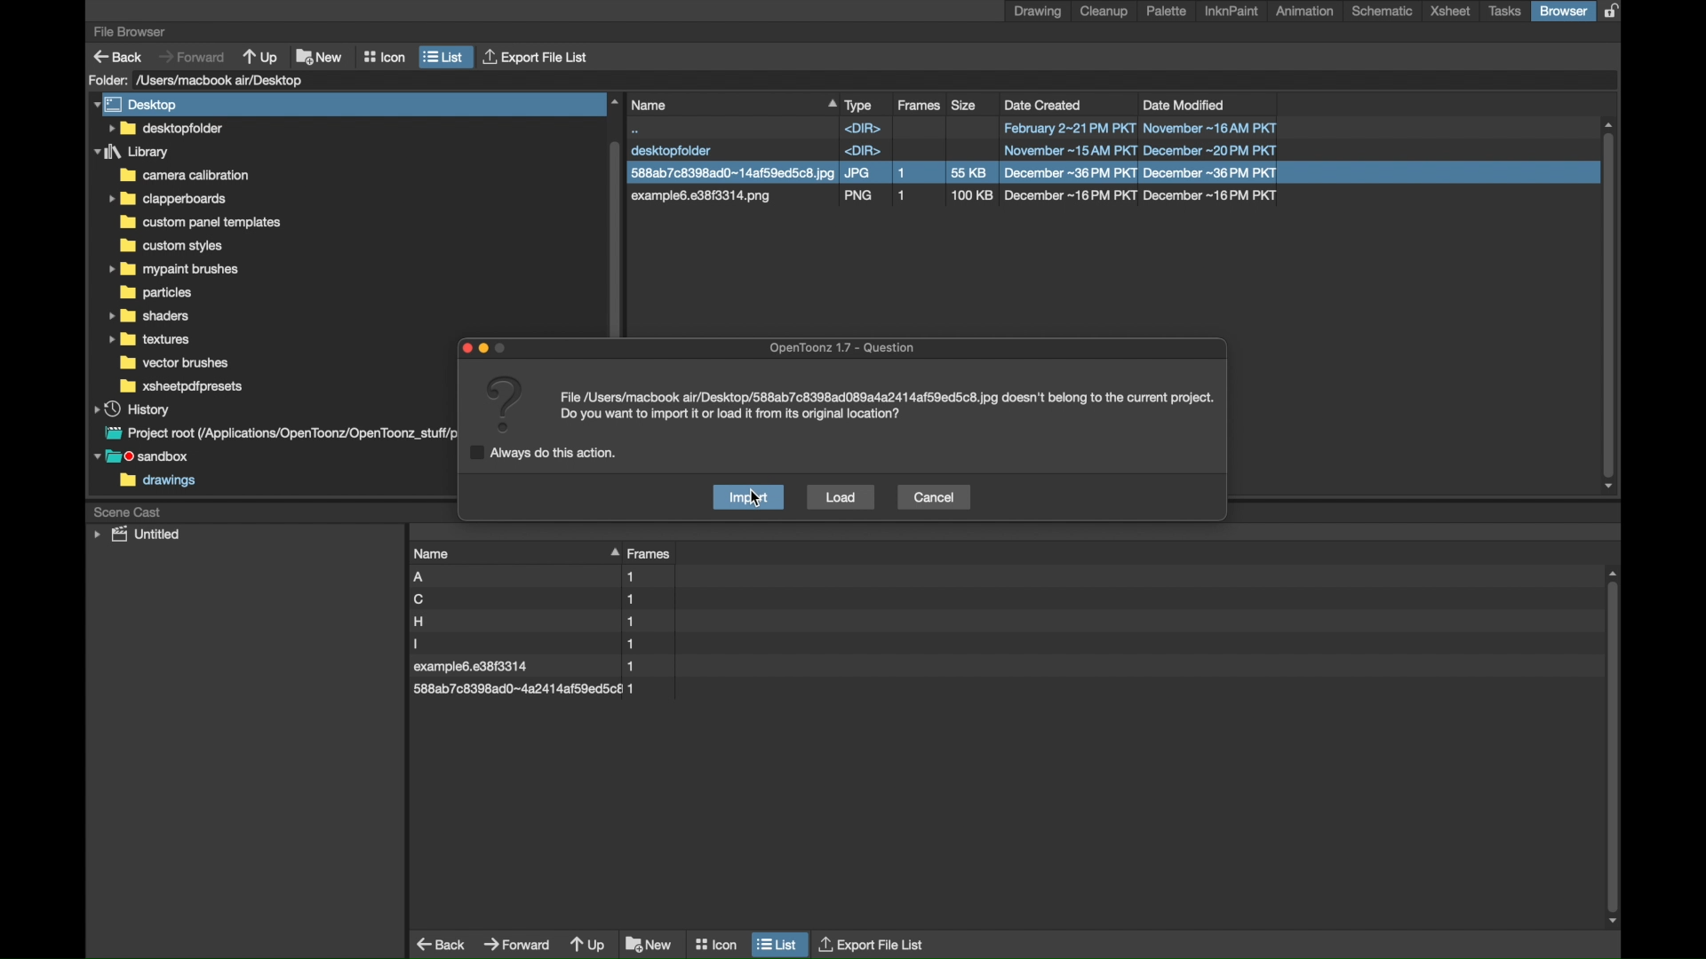  I want to click on folder, so click(108, 80).